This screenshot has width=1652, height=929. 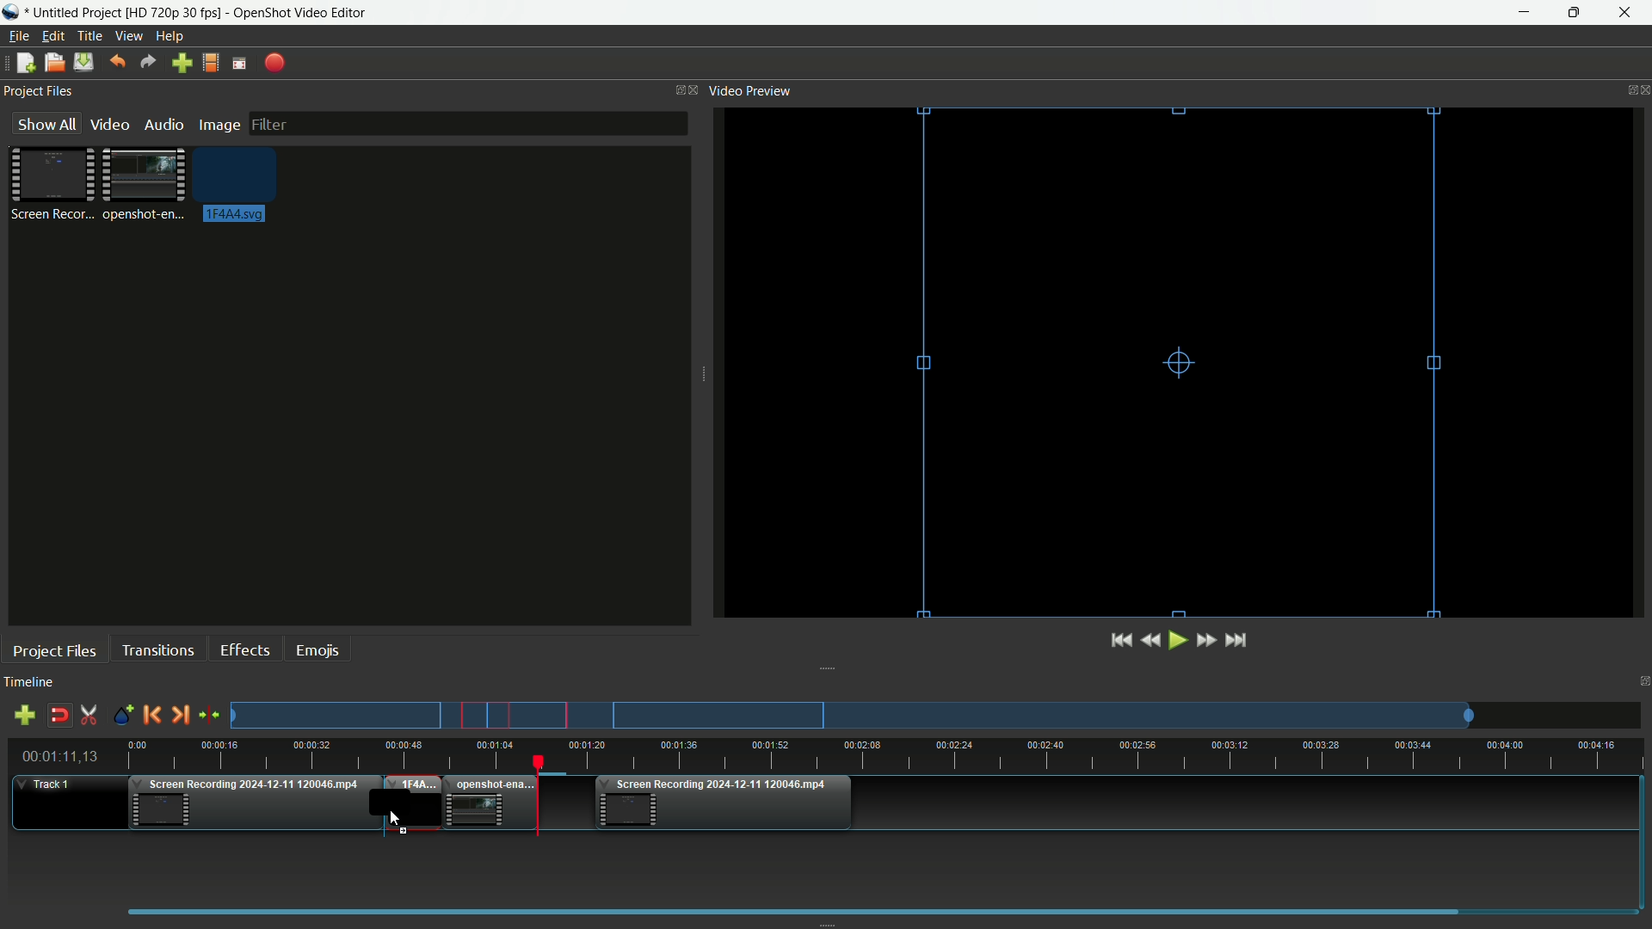 I want to click on Jump to end, so click(x=1237, y=640).